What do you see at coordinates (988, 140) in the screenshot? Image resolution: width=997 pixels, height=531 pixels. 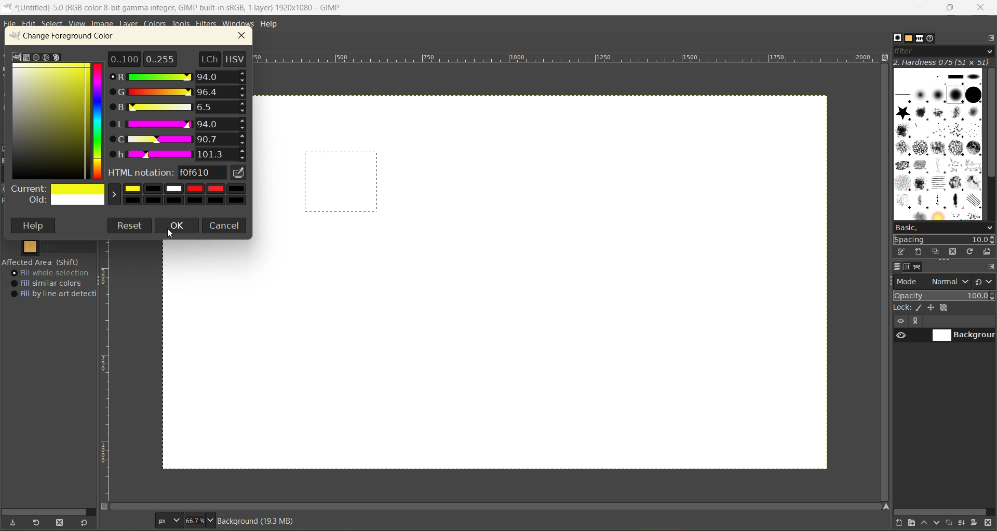 I see `vertical scroll bar` at bounding box center [988, 140].